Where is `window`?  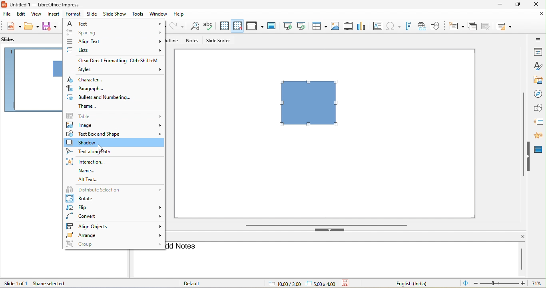 window is located at coordinates (158, 14).